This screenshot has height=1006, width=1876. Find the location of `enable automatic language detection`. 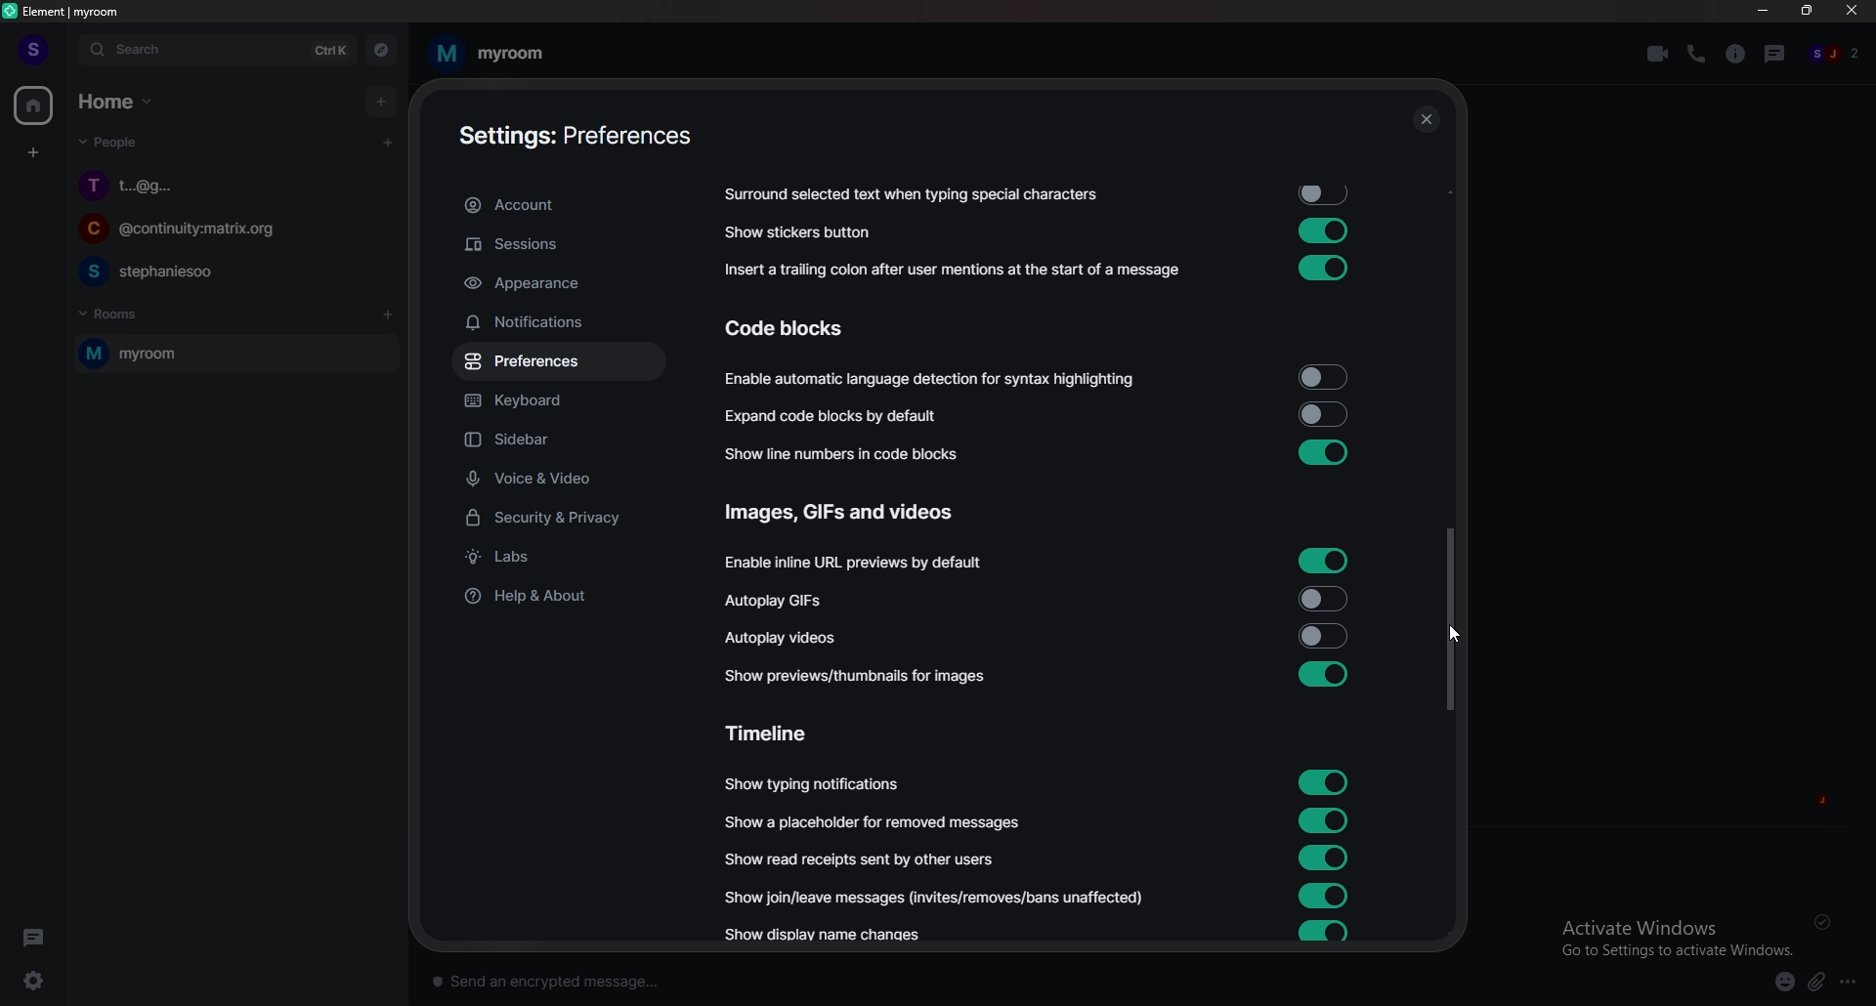

enable automatic language detection is located at coordinates (932, 381).